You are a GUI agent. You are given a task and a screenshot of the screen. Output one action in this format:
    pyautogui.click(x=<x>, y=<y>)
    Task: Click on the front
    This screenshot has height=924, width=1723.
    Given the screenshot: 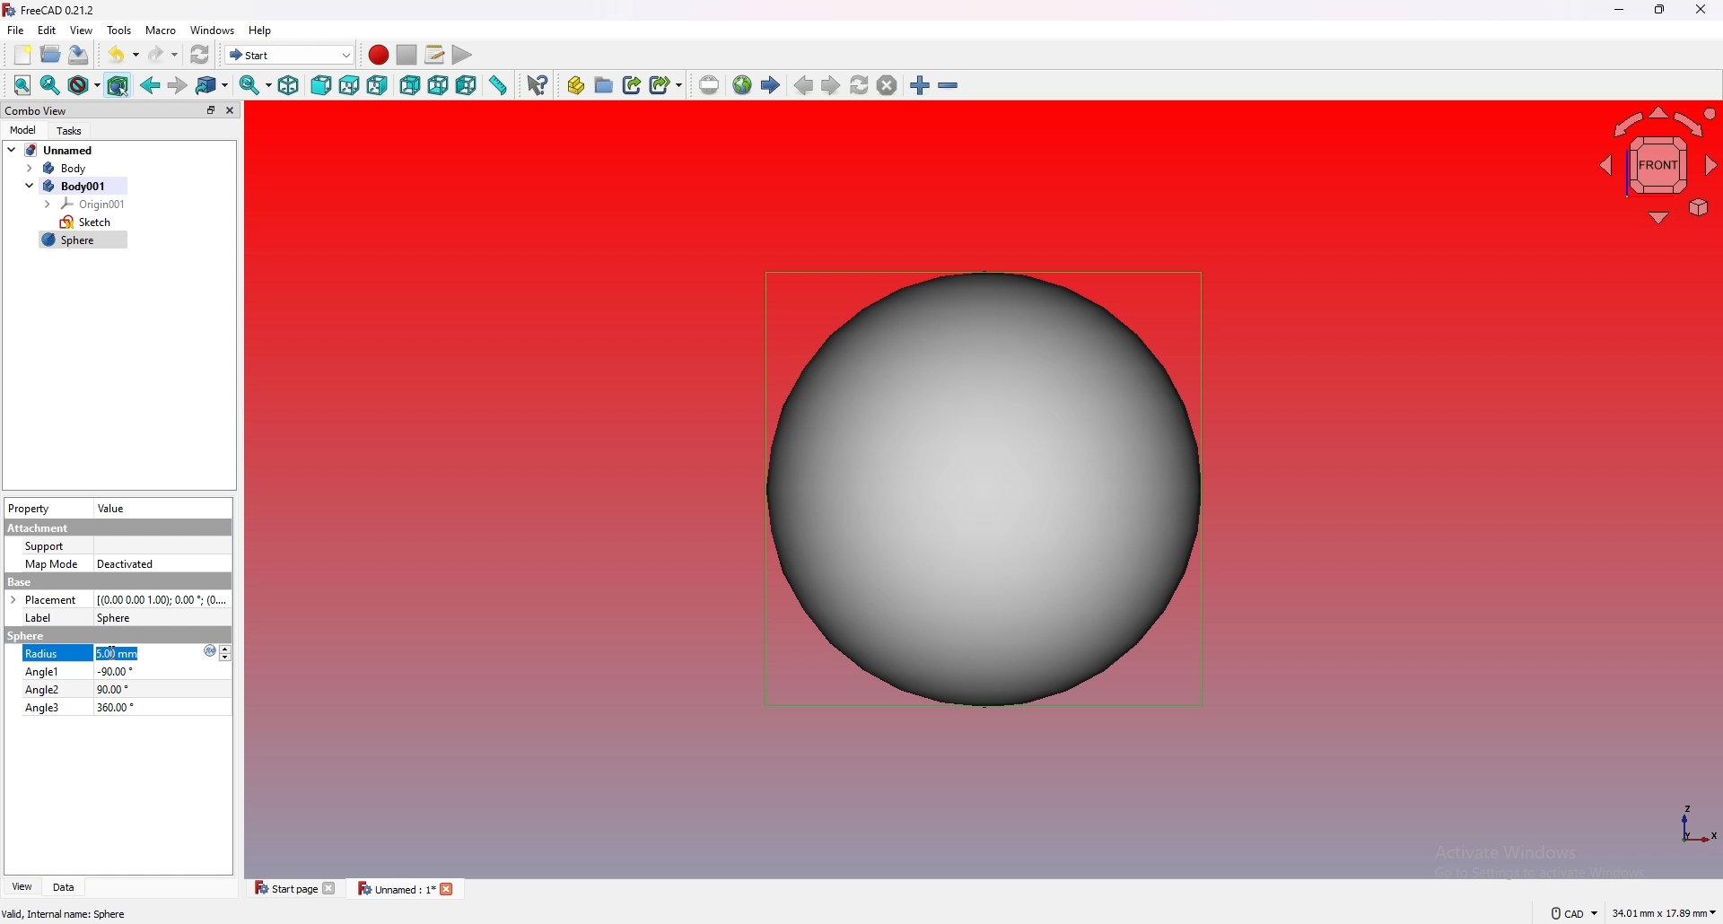 What is the action you would take?
    pyautogui.click(x=320, y=85)
    